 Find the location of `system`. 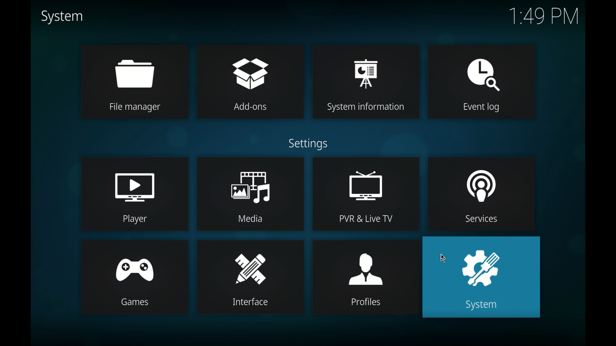

system is located at coordinates (61, 17).